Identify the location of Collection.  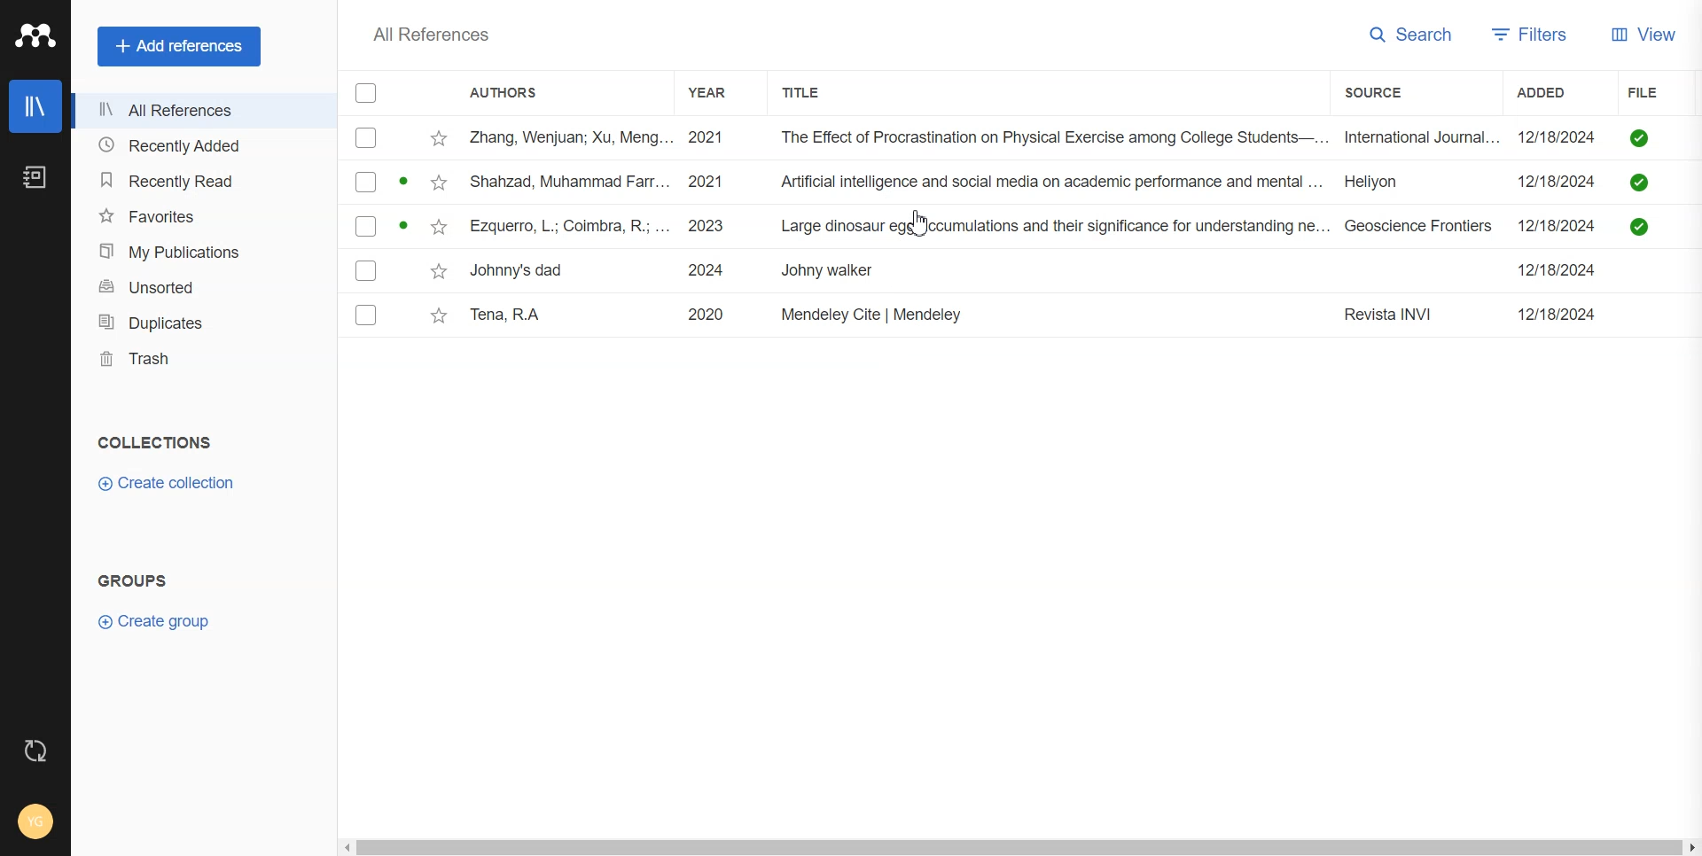
(154, 441).